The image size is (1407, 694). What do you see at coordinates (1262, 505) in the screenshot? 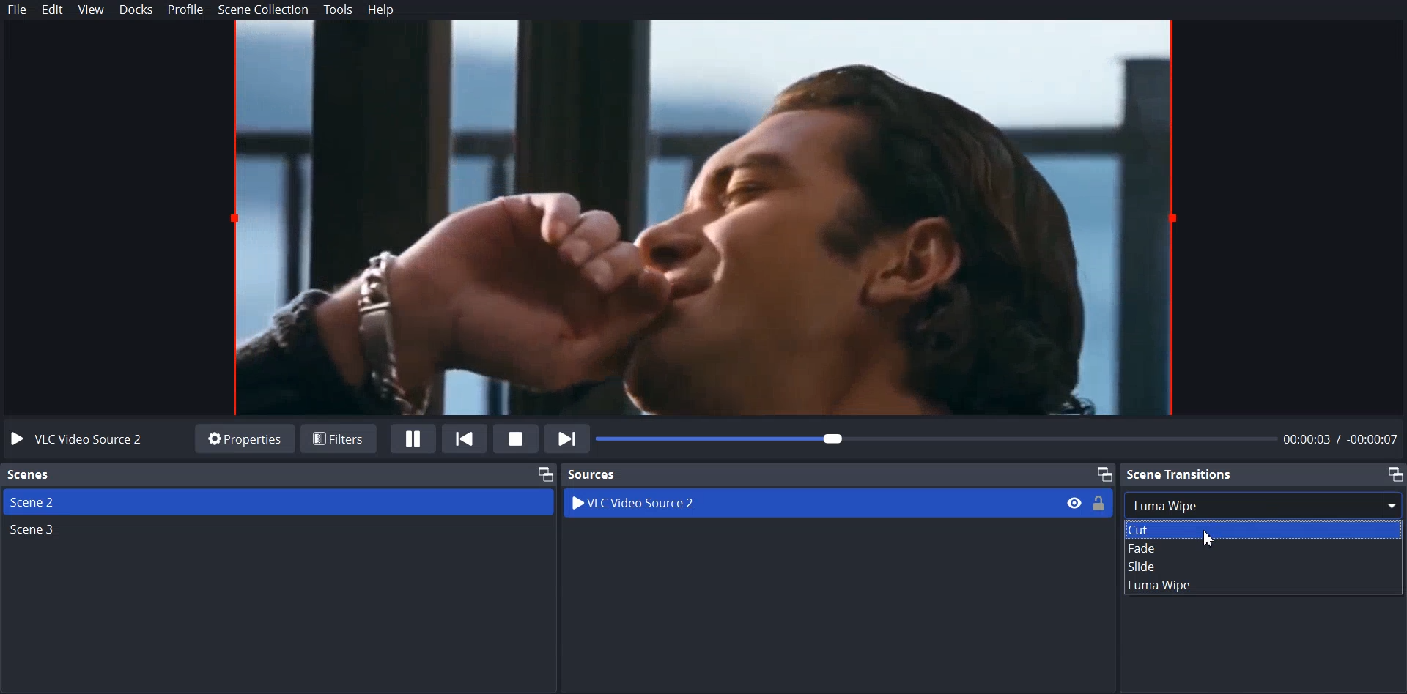
I see `Luma Wipe` at bounding box center [1262, 505].